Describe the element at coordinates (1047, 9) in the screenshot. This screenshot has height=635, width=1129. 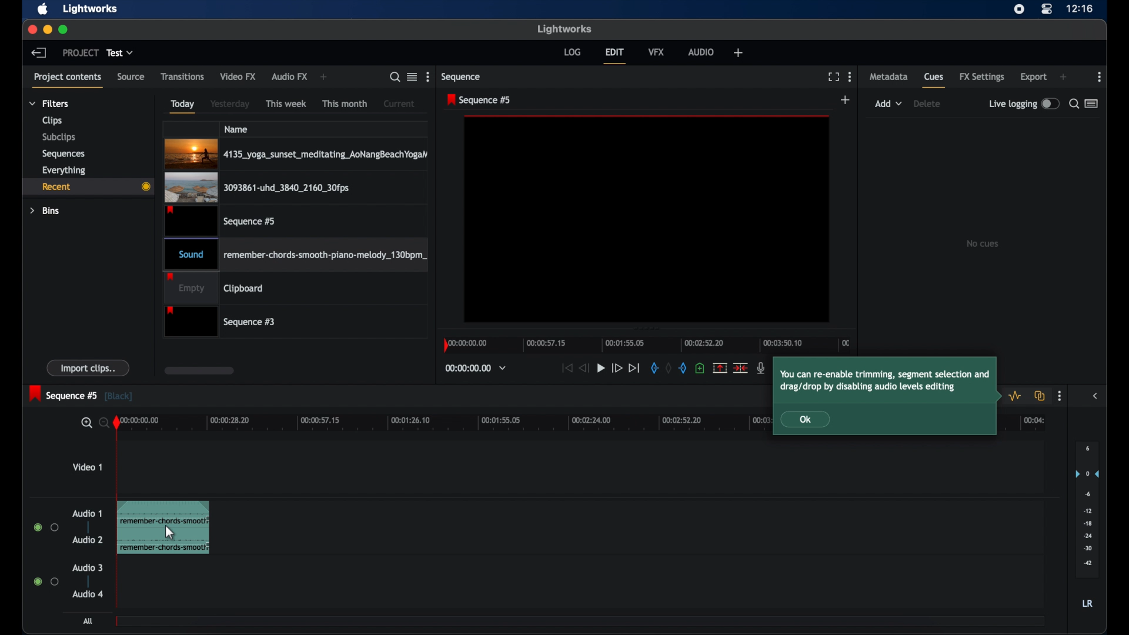
I see `control center` at that location.